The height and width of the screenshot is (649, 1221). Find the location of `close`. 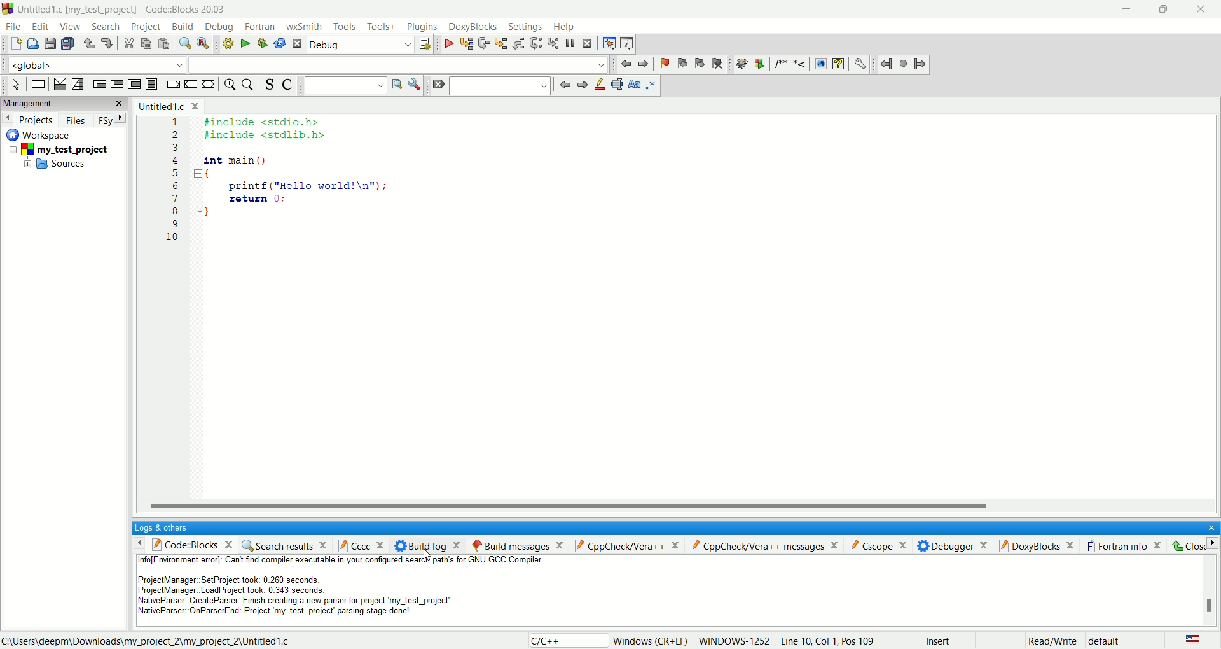

close is located at coordinates (1192, 546).